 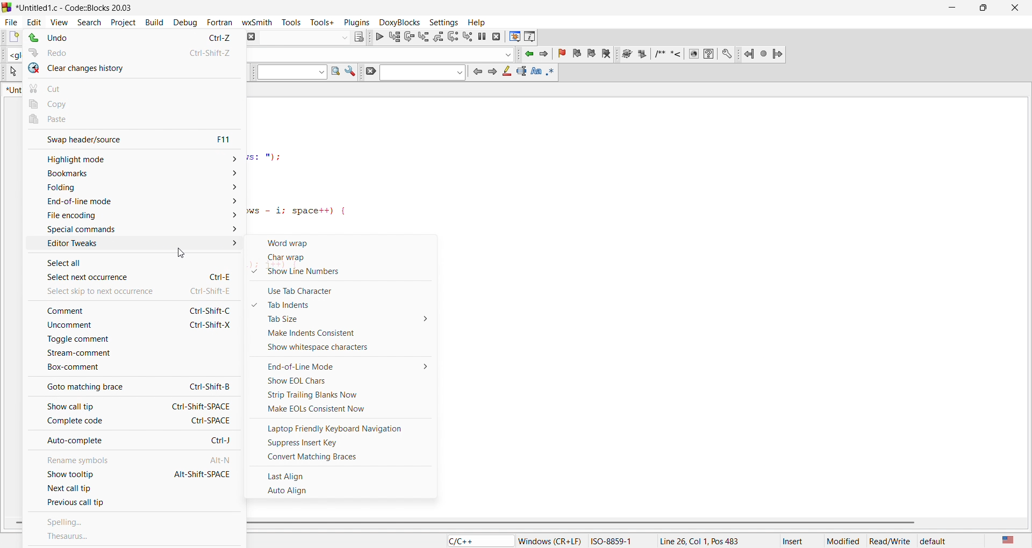 I want to click on icon, so click(x=506, y=74).